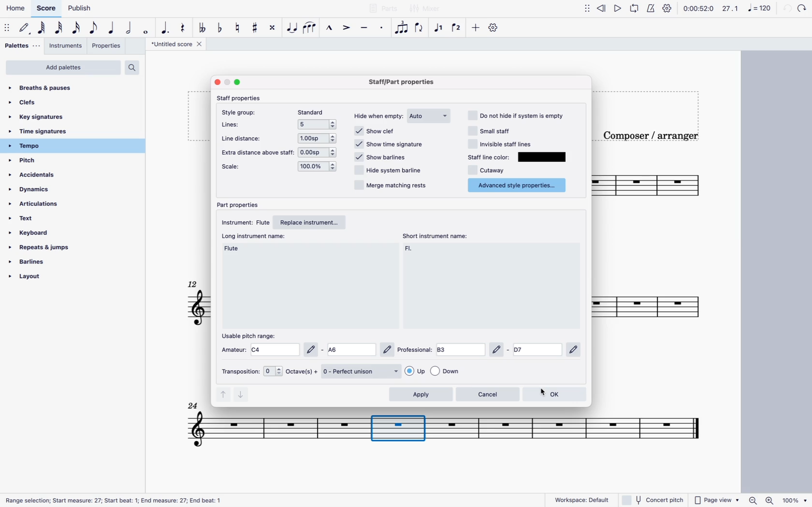  I want to click on , so click(429, 9).